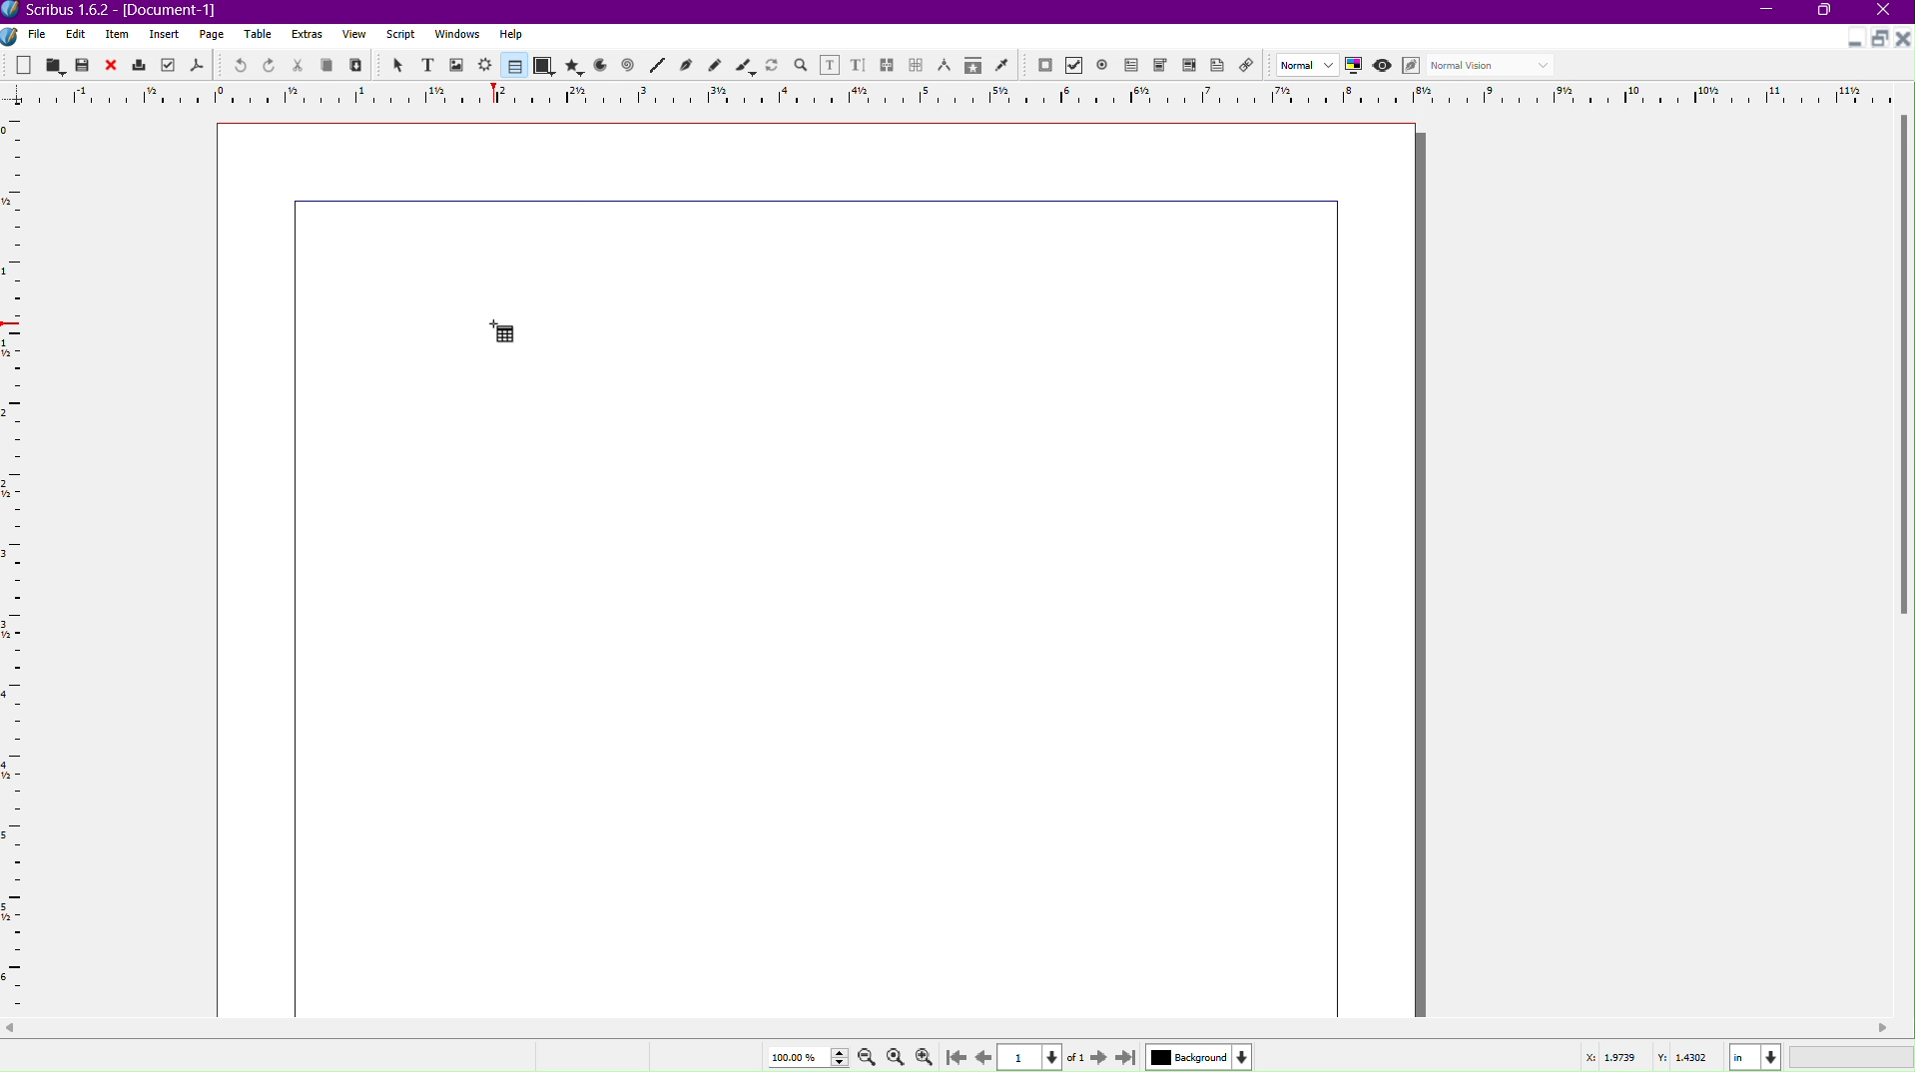  What do you see at coordinates (957, 94) in the screenshot?
I see `Ruler Line` at bounding box center [957, 94].